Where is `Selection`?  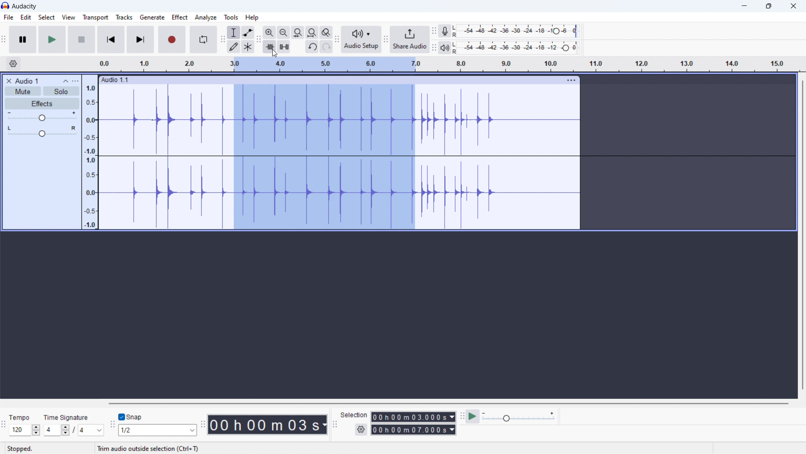
Selection is located at coordinates (355, 413).